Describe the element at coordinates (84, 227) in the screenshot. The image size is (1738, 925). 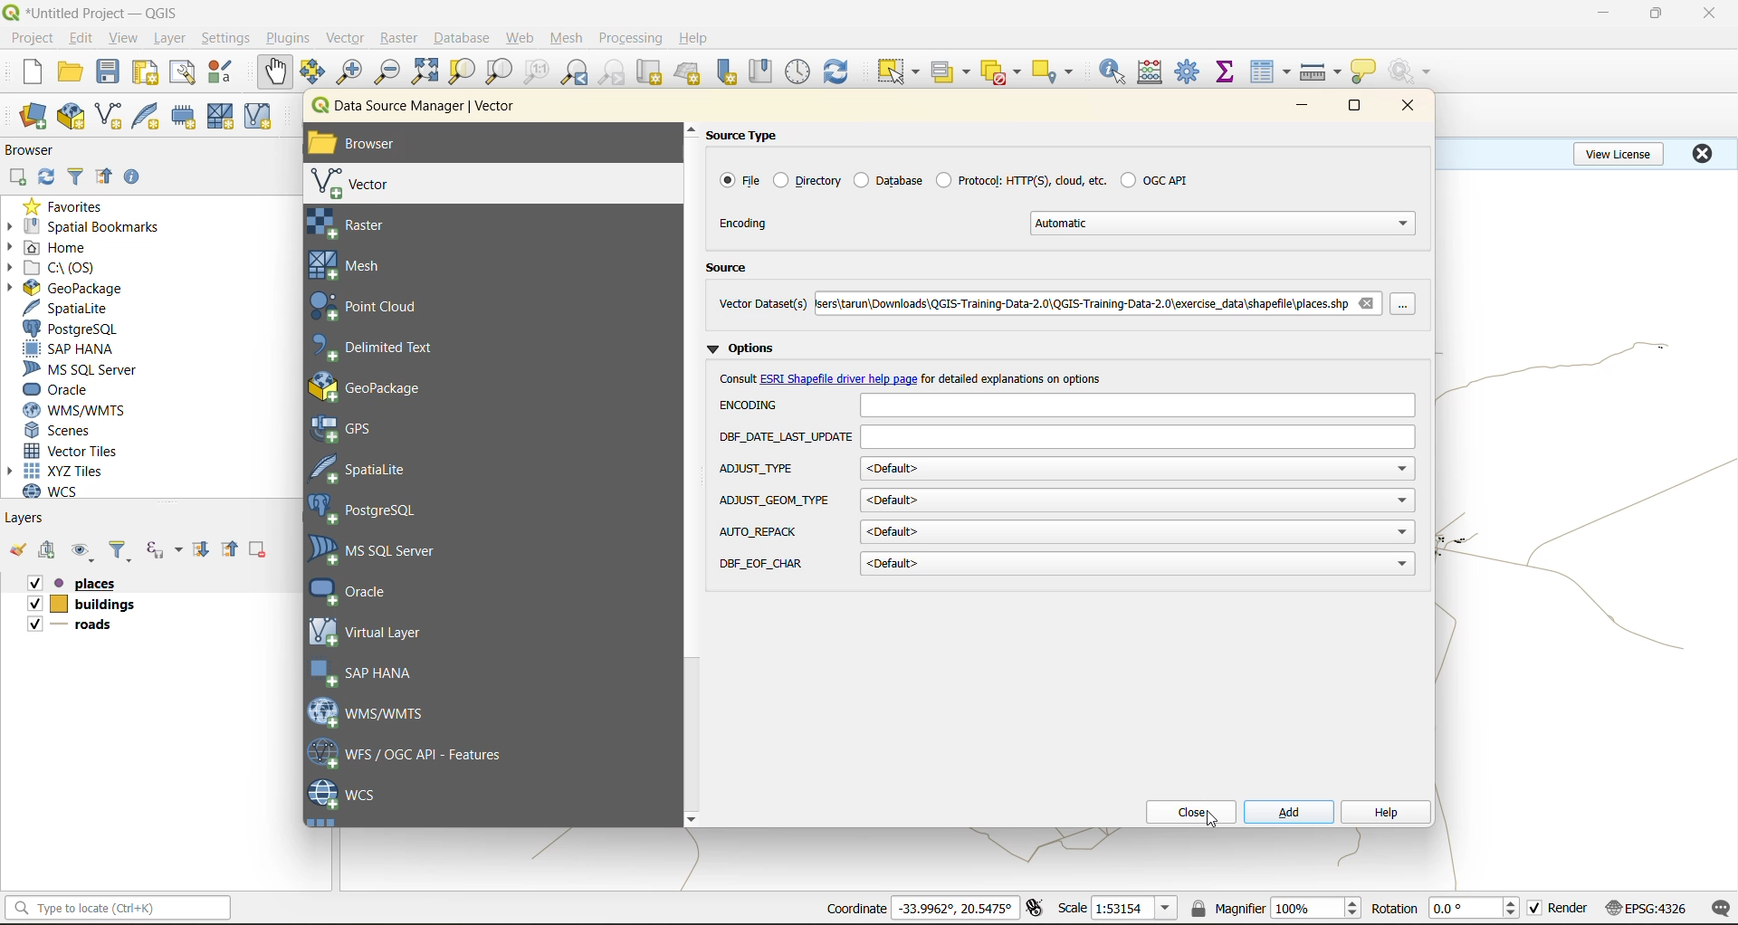
I see `spatial bookmarks` at that location.